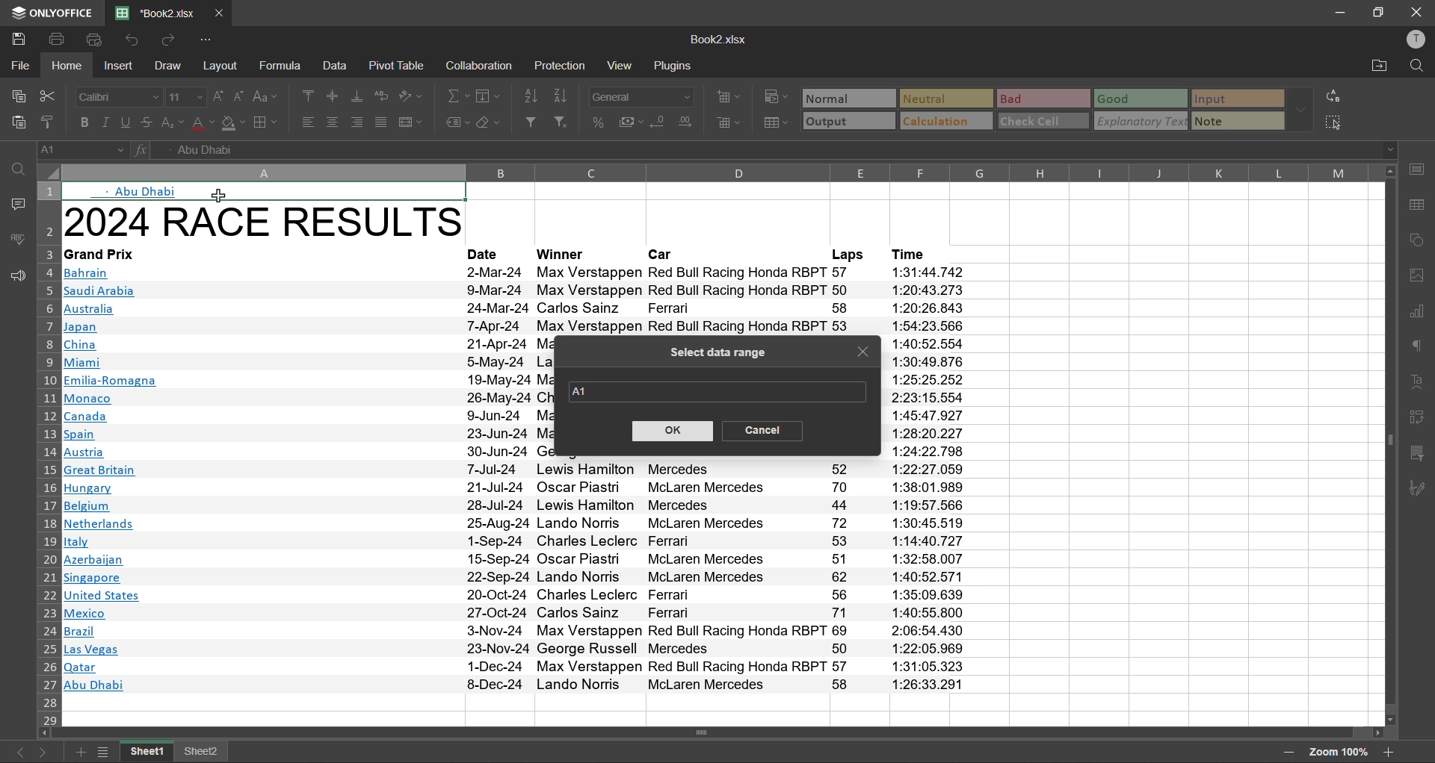  What do you see at coordinates (561, 120) in the screenshot?
I see `clear filter` at bounding box center [561, 120].